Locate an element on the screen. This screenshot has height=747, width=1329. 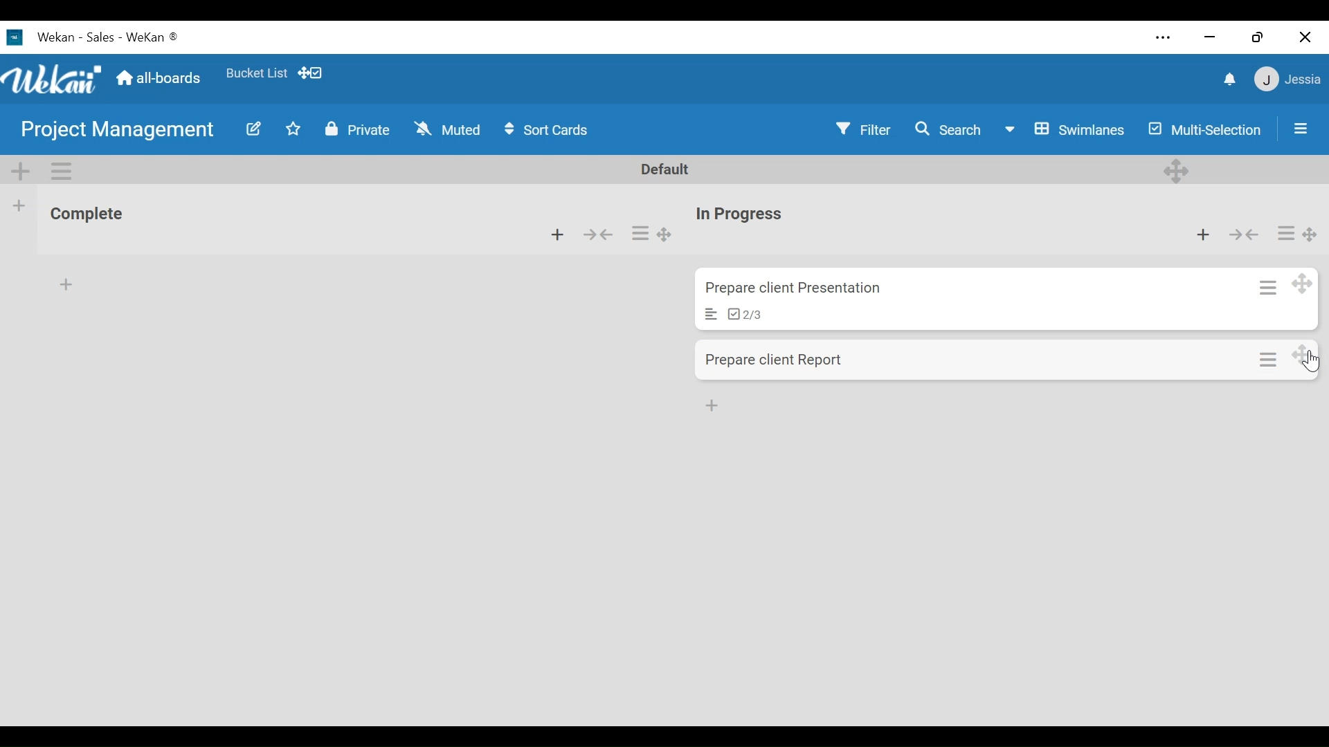
all boards is located at coordinates (160, 77).